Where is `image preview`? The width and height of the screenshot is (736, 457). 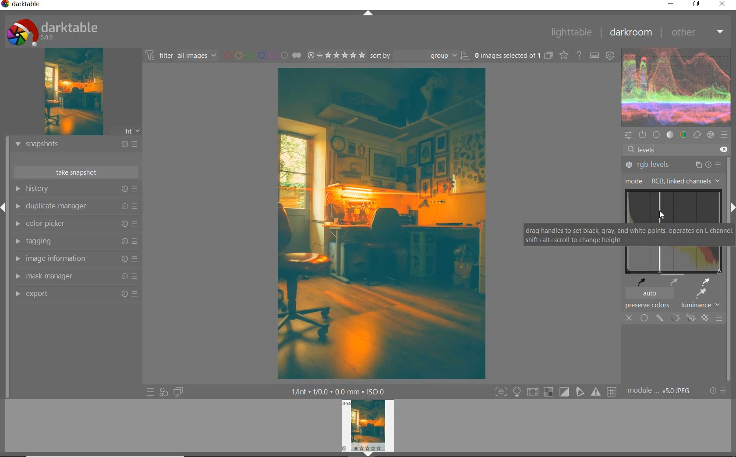
image preview is located at coordinates (368, 428).